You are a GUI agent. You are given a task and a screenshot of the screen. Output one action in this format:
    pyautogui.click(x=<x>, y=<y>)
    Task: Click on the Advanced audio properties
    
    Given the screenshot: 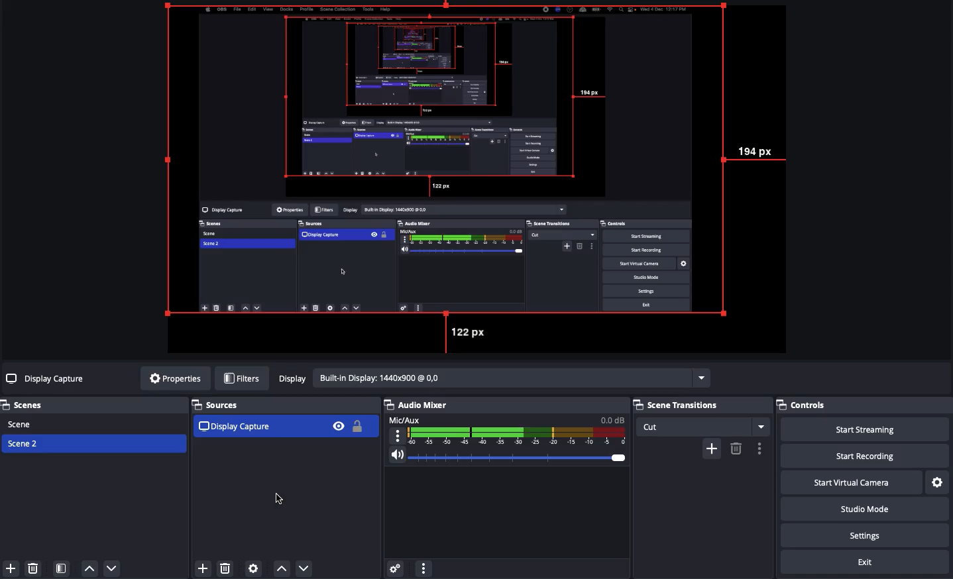 What is the action you would take?
    pyautogui.click(x=396, y=566)
    